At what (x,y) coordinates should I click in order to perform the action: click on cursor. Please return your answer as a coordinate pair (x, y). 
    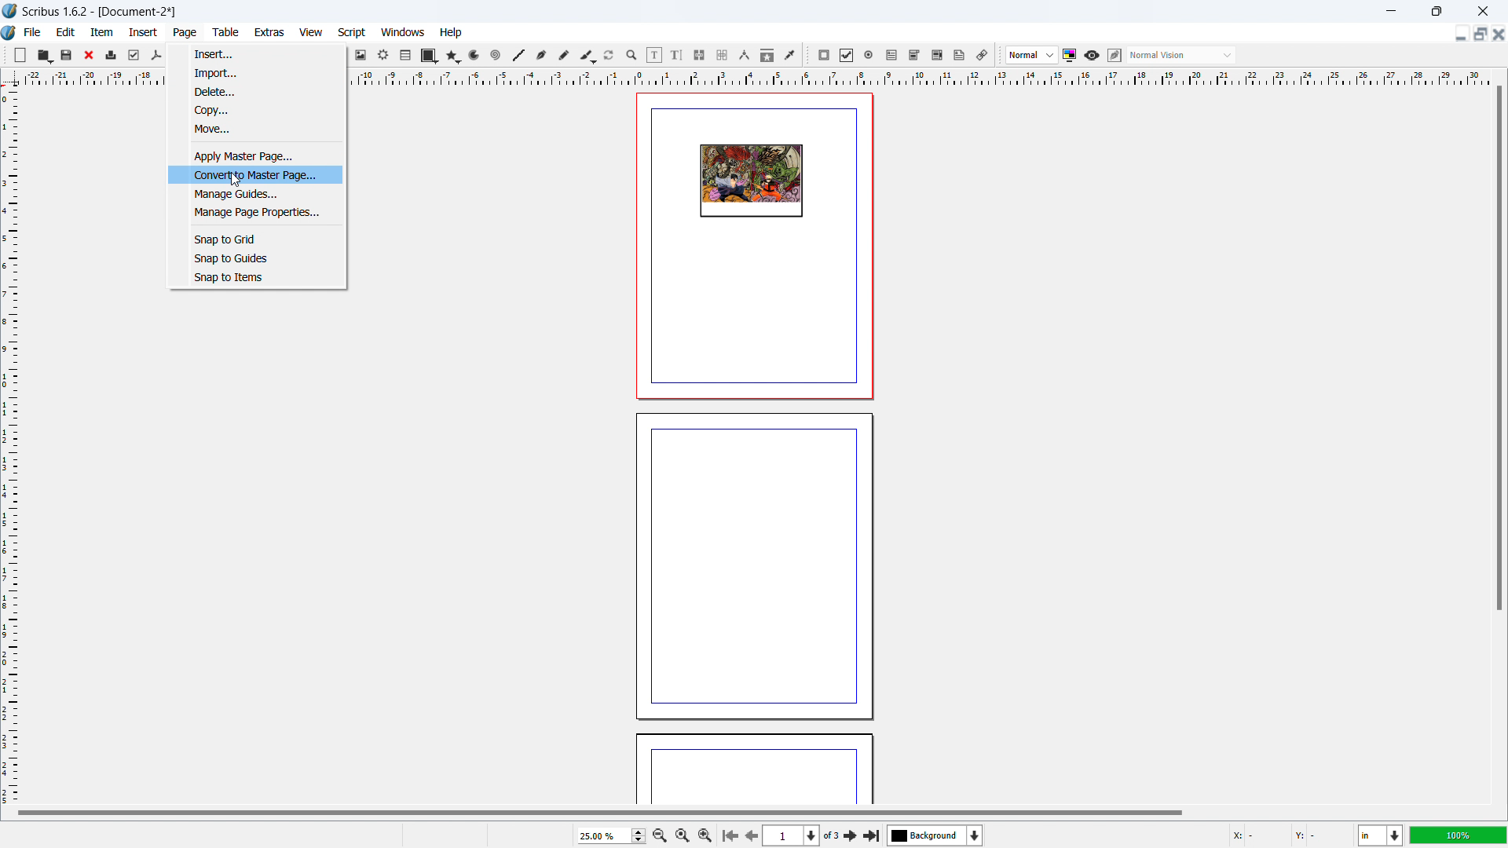
    Looking at the image, I should click on (236, 180).